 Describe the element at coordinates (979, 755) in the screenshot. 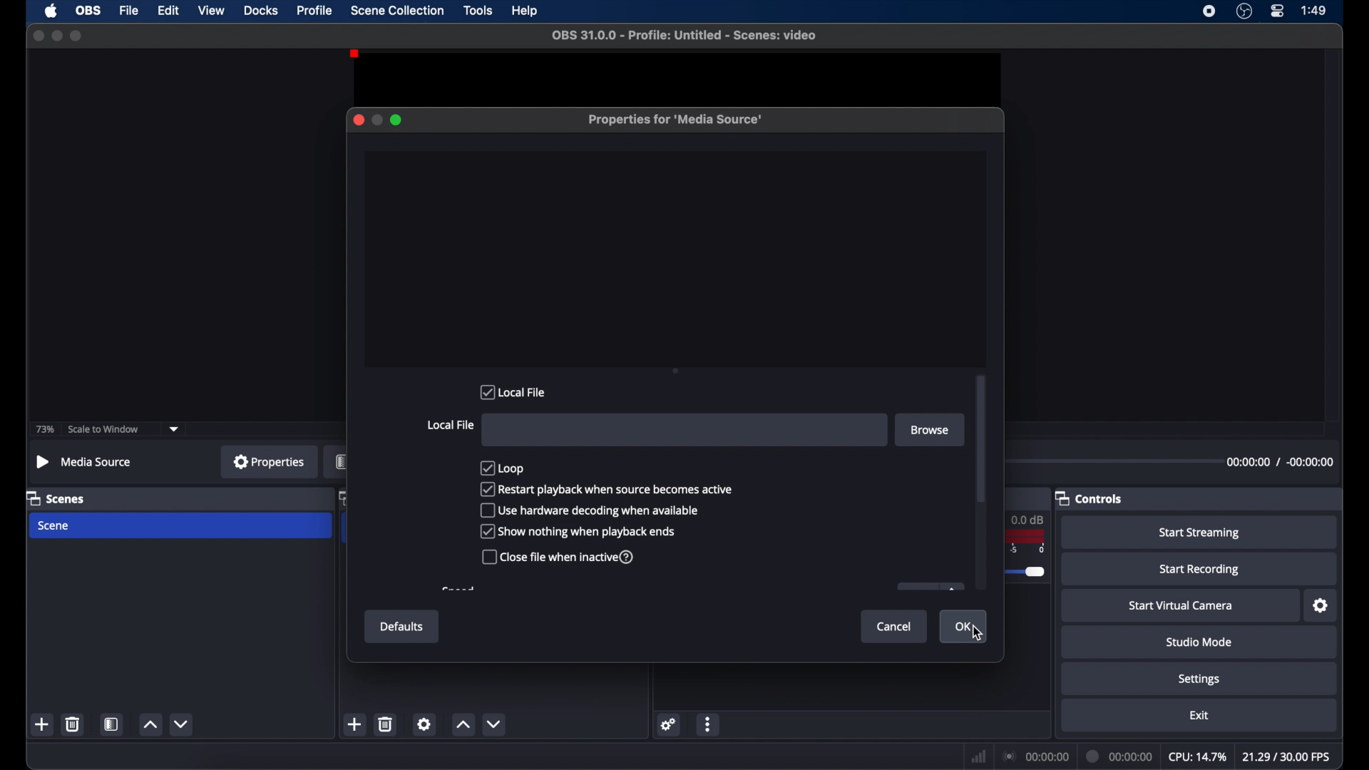

I see `network` at that location.